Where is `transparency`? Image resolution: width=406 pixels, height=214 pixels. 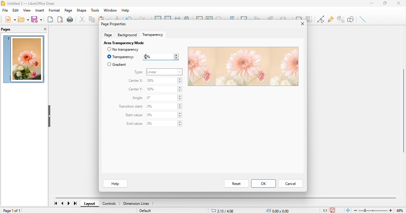 transparency is located at coordinates (121, 57).